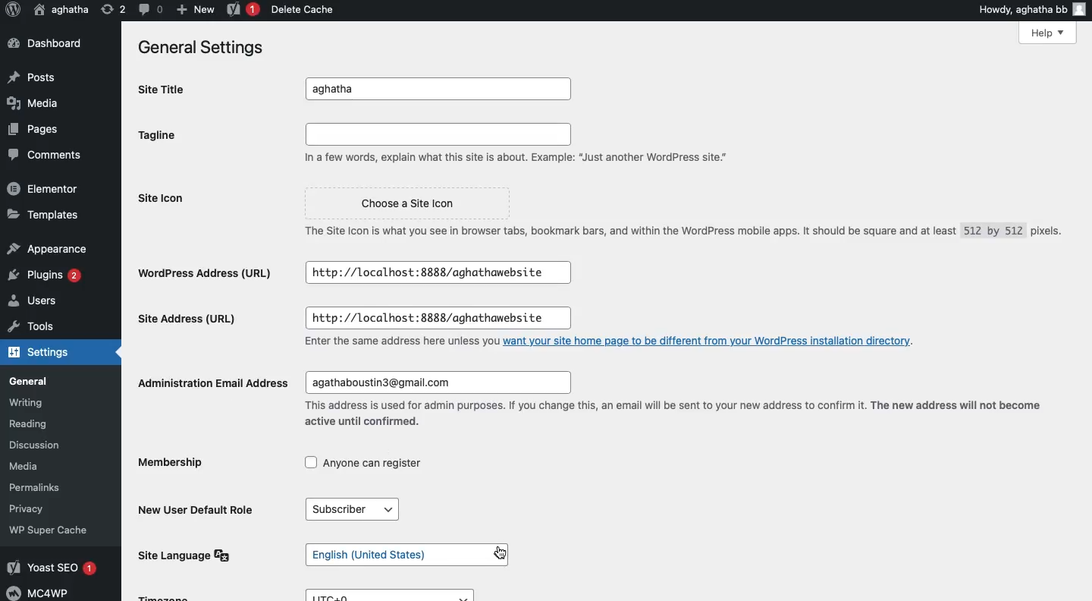 The height and width of the screenshot is (601, 1092). I want to click on Plugins, so click(48, 275).